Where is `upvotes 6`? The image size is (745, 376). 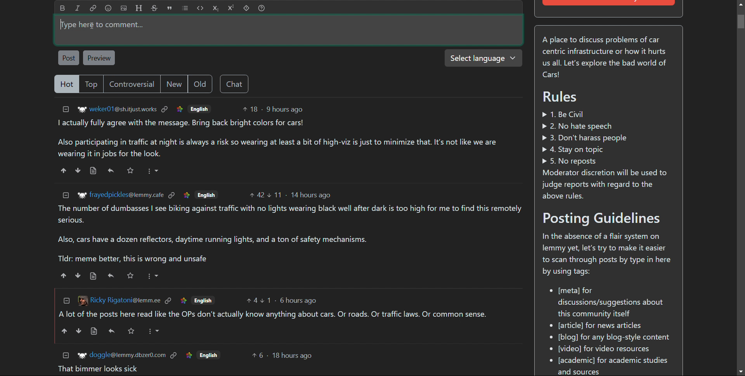 upvotes 6 is located at coordinates (258, 355).